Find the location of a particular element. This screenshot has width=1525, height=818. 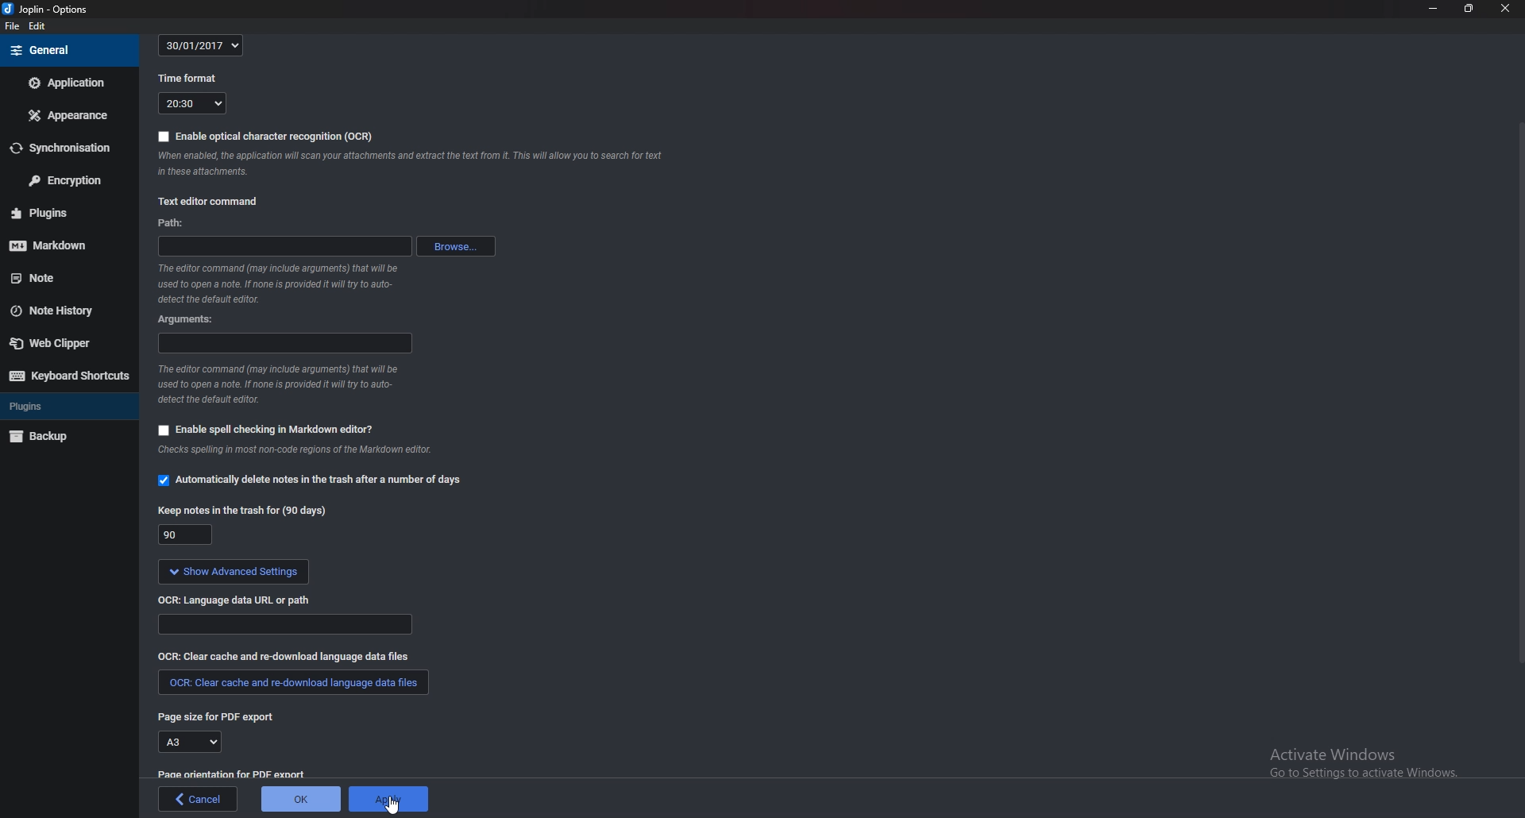

Synchronization is located at coordinates (67, 148).